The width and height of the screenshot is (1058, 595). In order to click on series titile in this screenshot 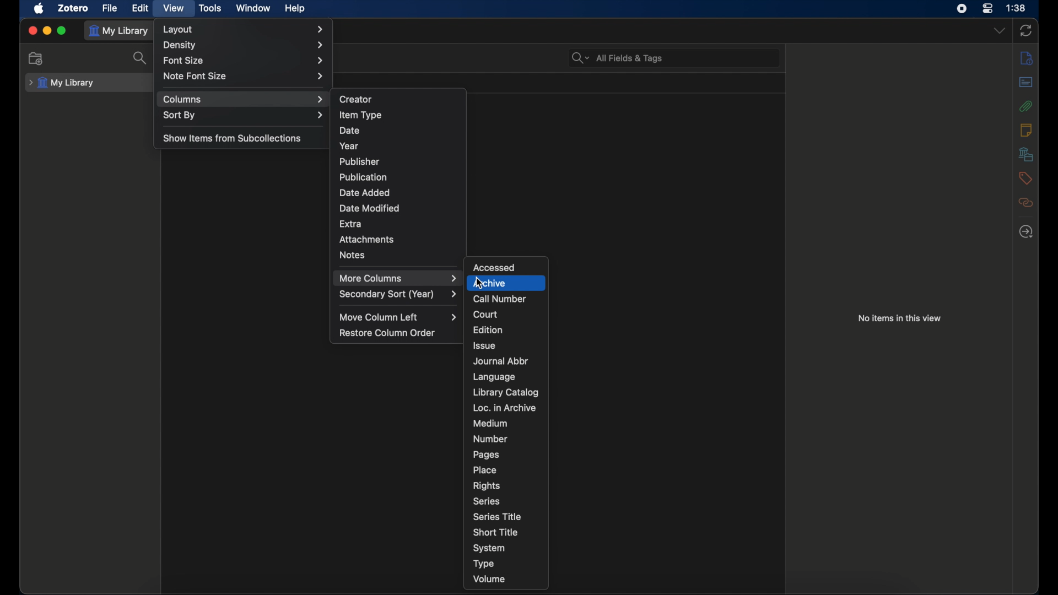, I will do `click(499, 516)`.